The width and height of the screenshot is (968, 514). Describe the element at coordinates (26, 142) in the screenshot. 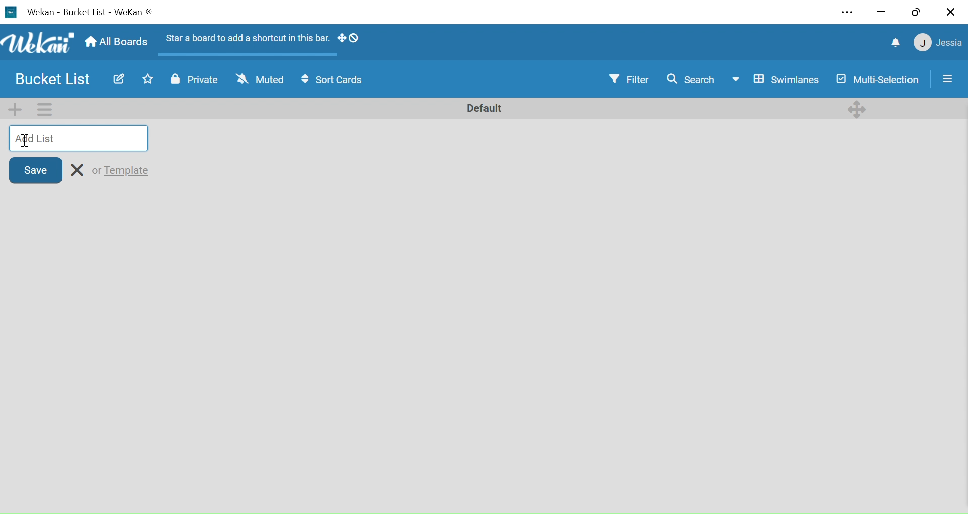

I see `Insertion cursor` at that location.